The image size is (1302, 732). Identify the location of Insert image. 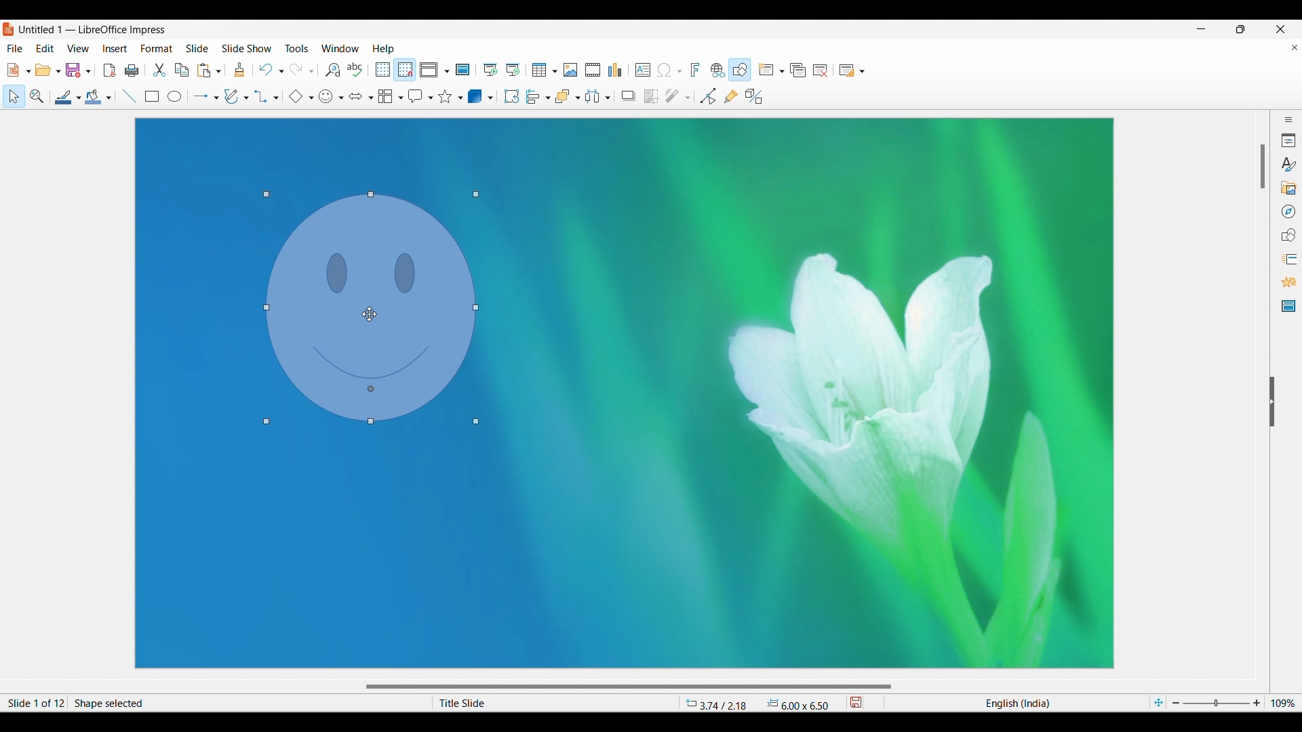
(570, 70).